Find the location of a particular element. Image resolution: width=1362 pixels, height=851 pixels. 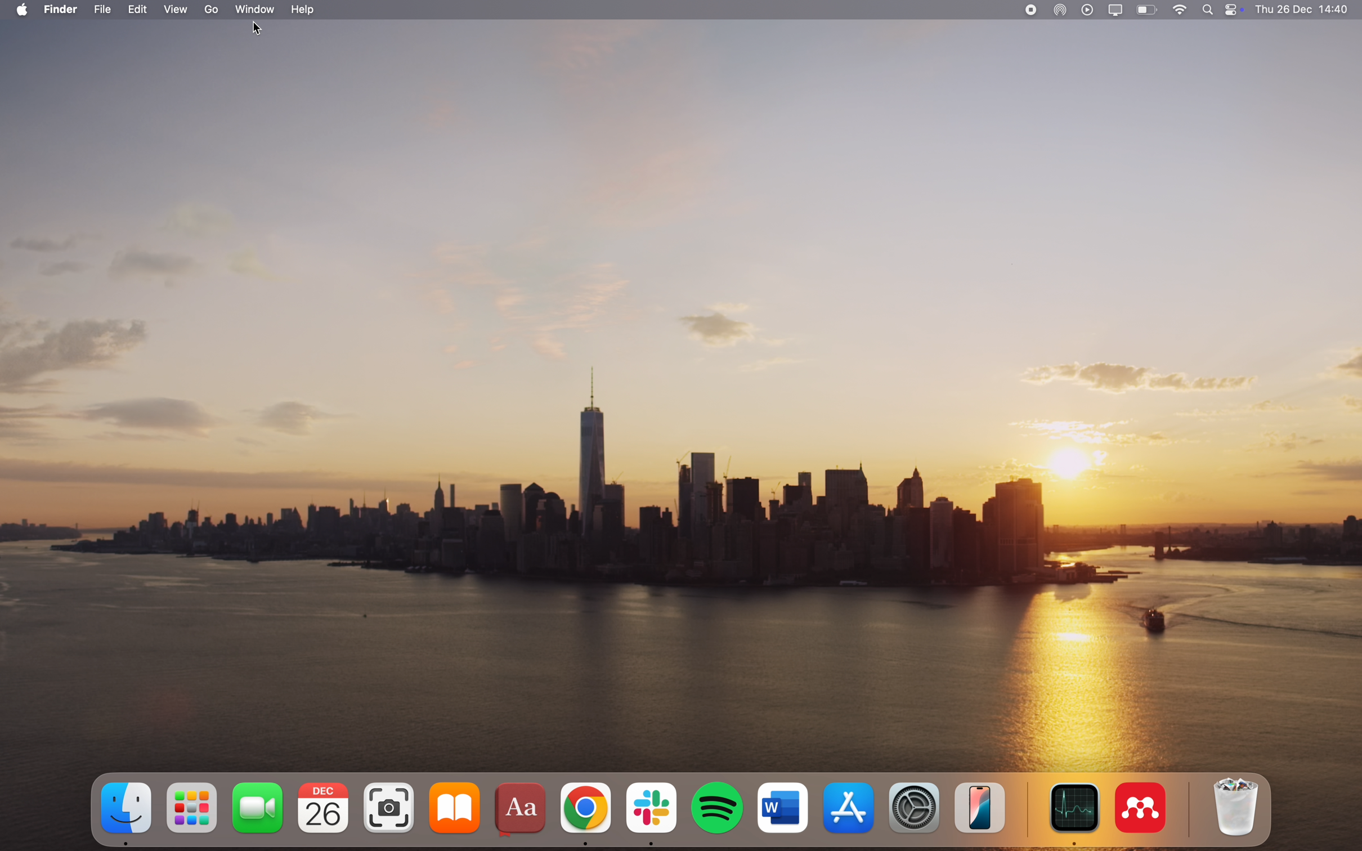

background is located at coordinates (679, 399).